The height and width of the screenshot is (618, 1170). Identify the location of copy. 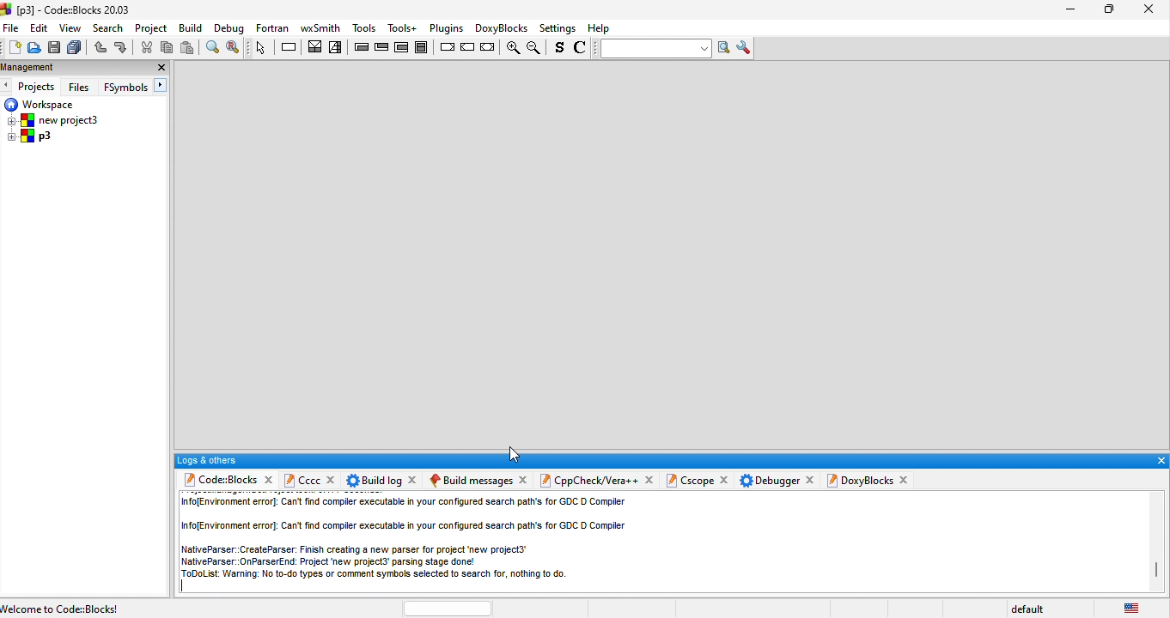
(167, 48).